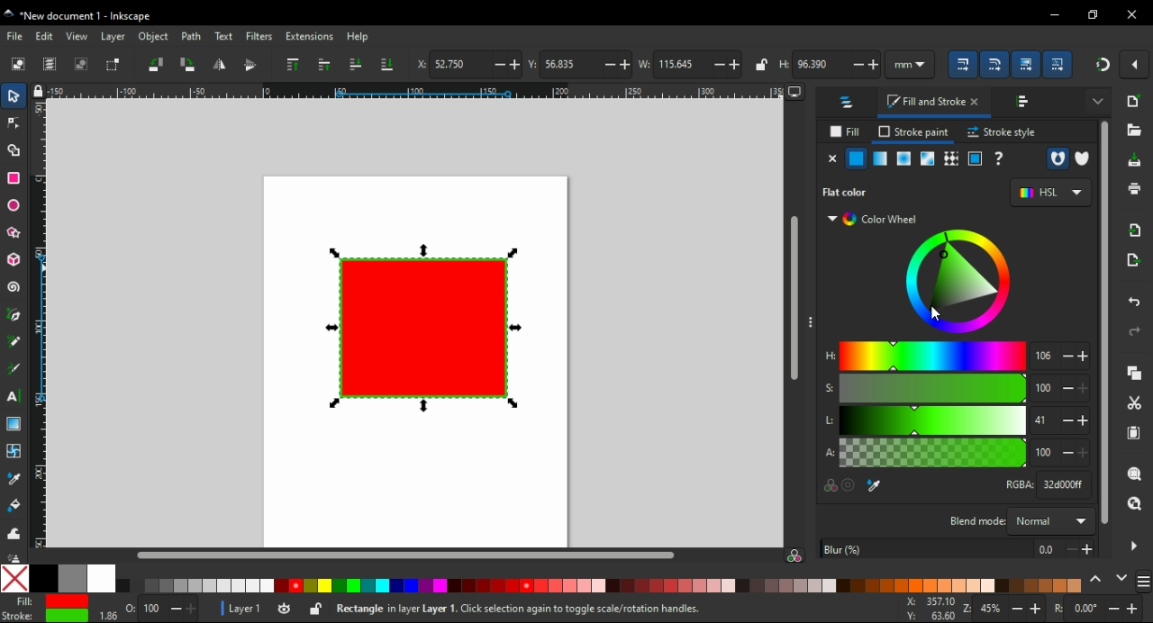 Image resolution: width=1153 pixels, height=623 pixels. I want to click on import, so click(1135, 230).